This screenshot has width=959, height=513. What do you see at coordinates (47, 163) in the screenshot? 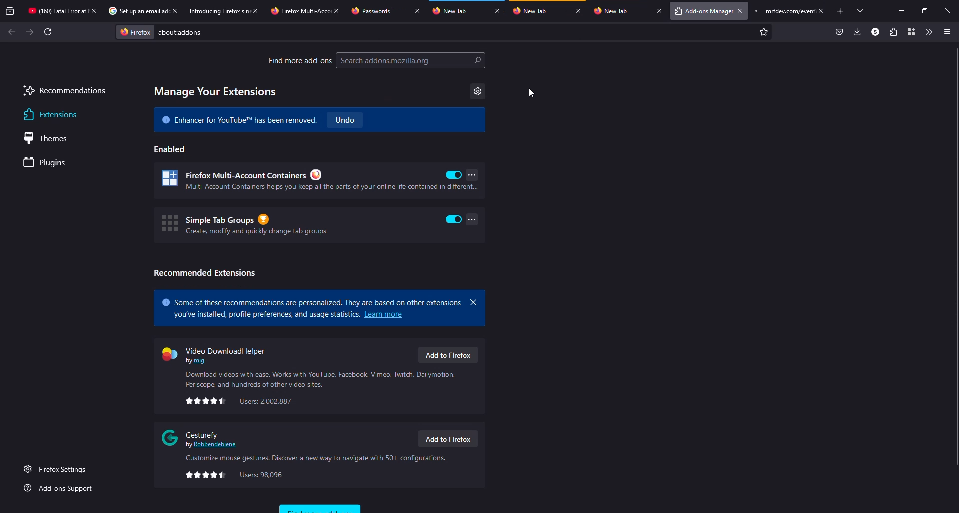
I see `plugins` at bounding box center [47, 163].